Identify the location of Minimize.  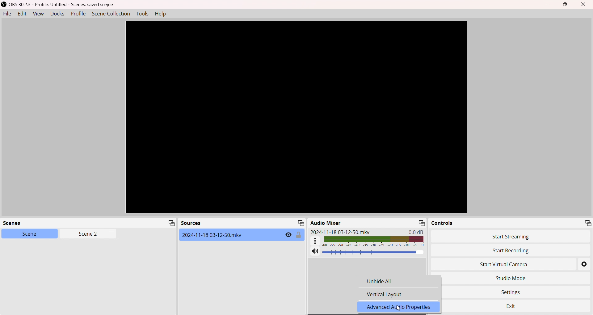
(549, 5).